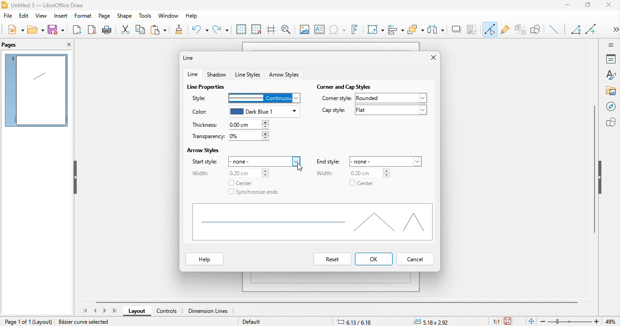 This screenshot has height=326, width=620. Describe the element at coordinates (312, 221) in the screenshot. I see `shapes` at that location.